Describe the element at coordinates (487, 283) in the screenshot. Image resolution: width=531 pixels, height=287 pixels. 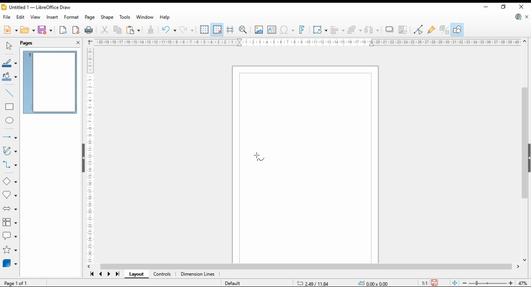
I see `zoom slider` at that location.